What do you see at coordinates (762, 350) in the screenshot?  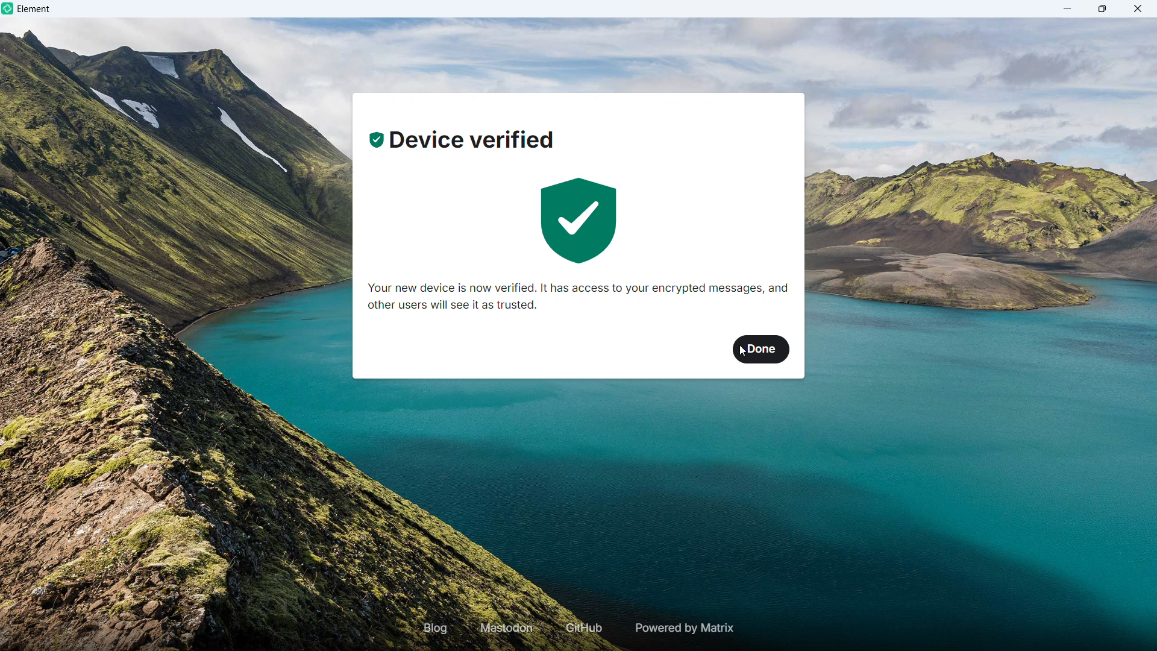 I see `done ` at bounding box center [762, 350].